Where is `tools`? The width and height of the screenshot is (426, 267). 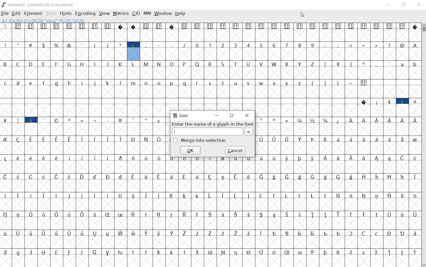
tools is located at coordinates (50, 13).